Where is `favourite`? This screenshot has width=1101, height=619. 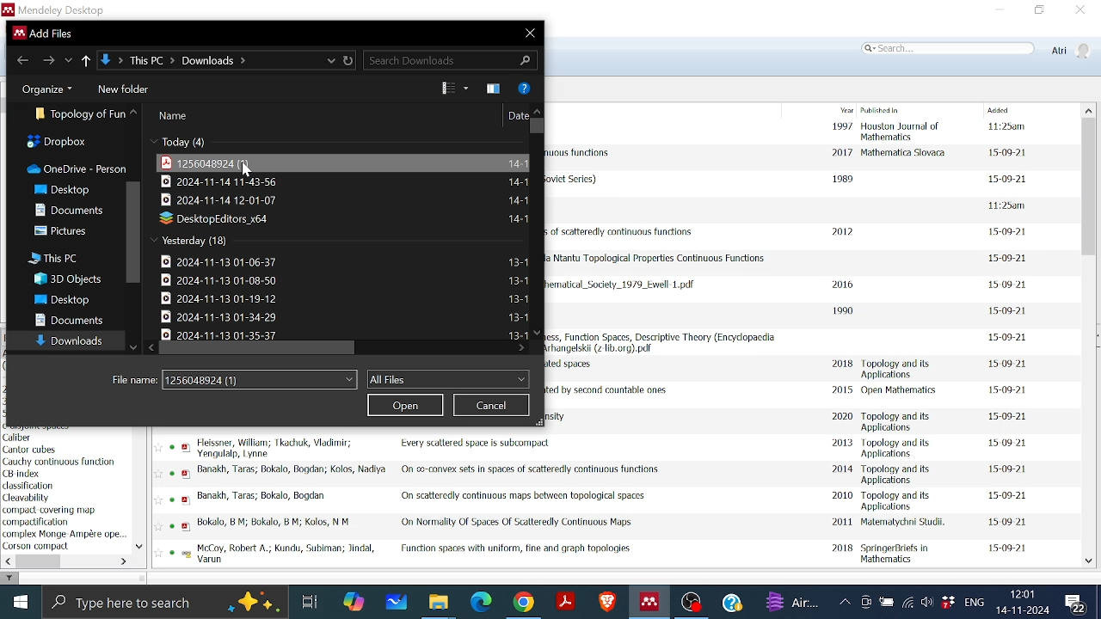 favourite is located at coordinates (160, 475).